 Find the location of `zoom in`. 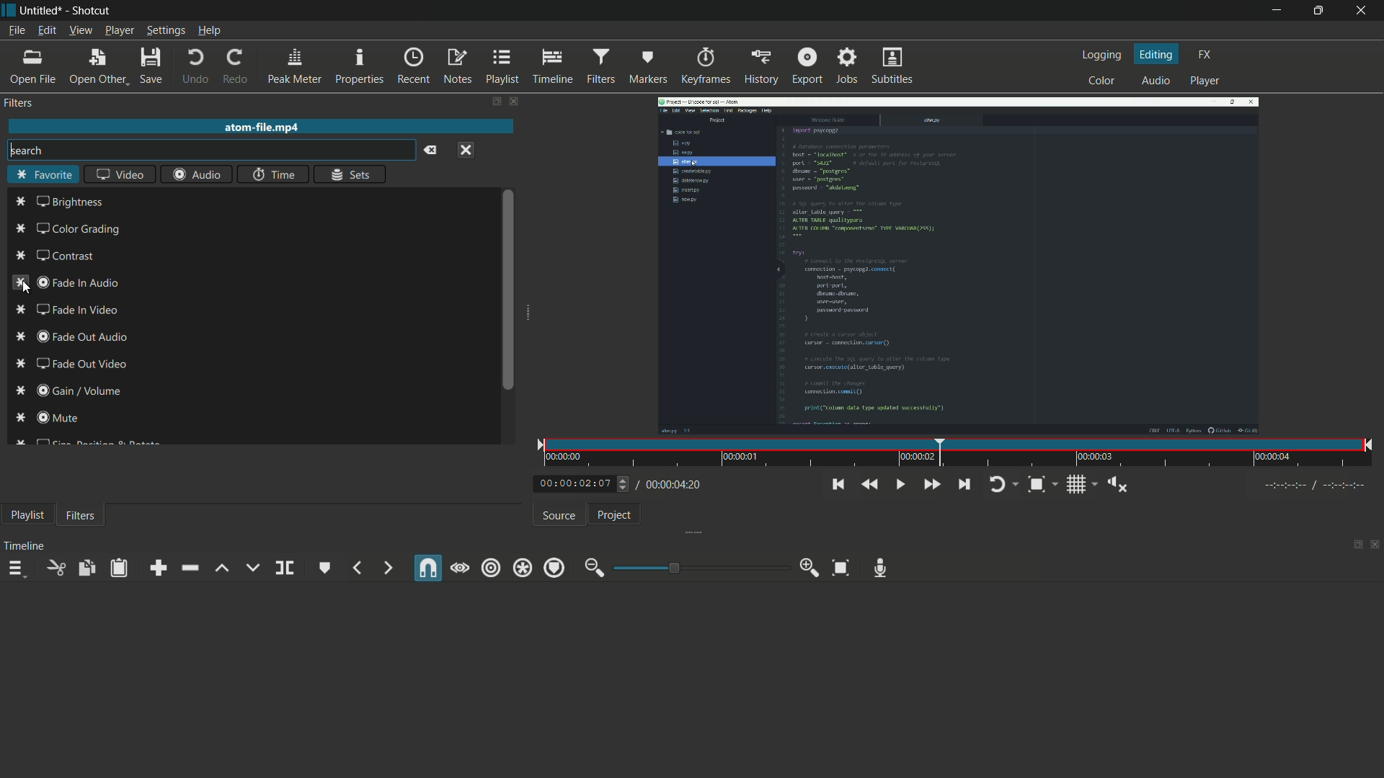

zoom in is located at coordinates (810, 568).